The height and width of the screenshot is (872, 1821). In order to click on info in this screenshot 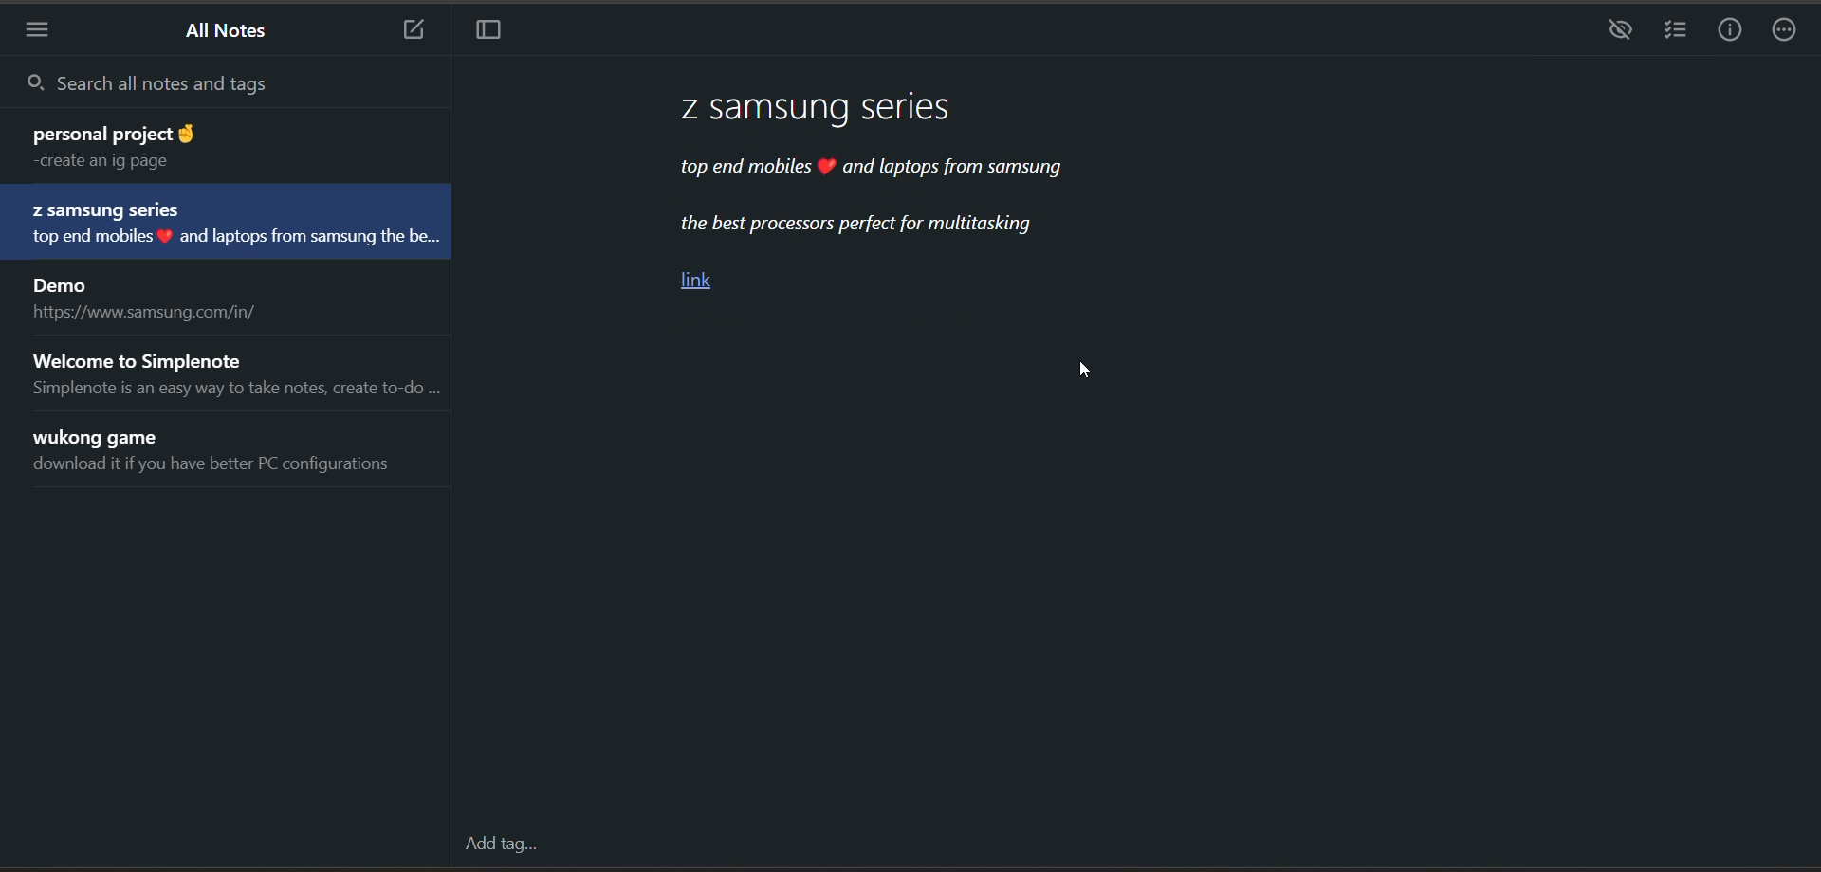, I will do `click(1733, 32)`.